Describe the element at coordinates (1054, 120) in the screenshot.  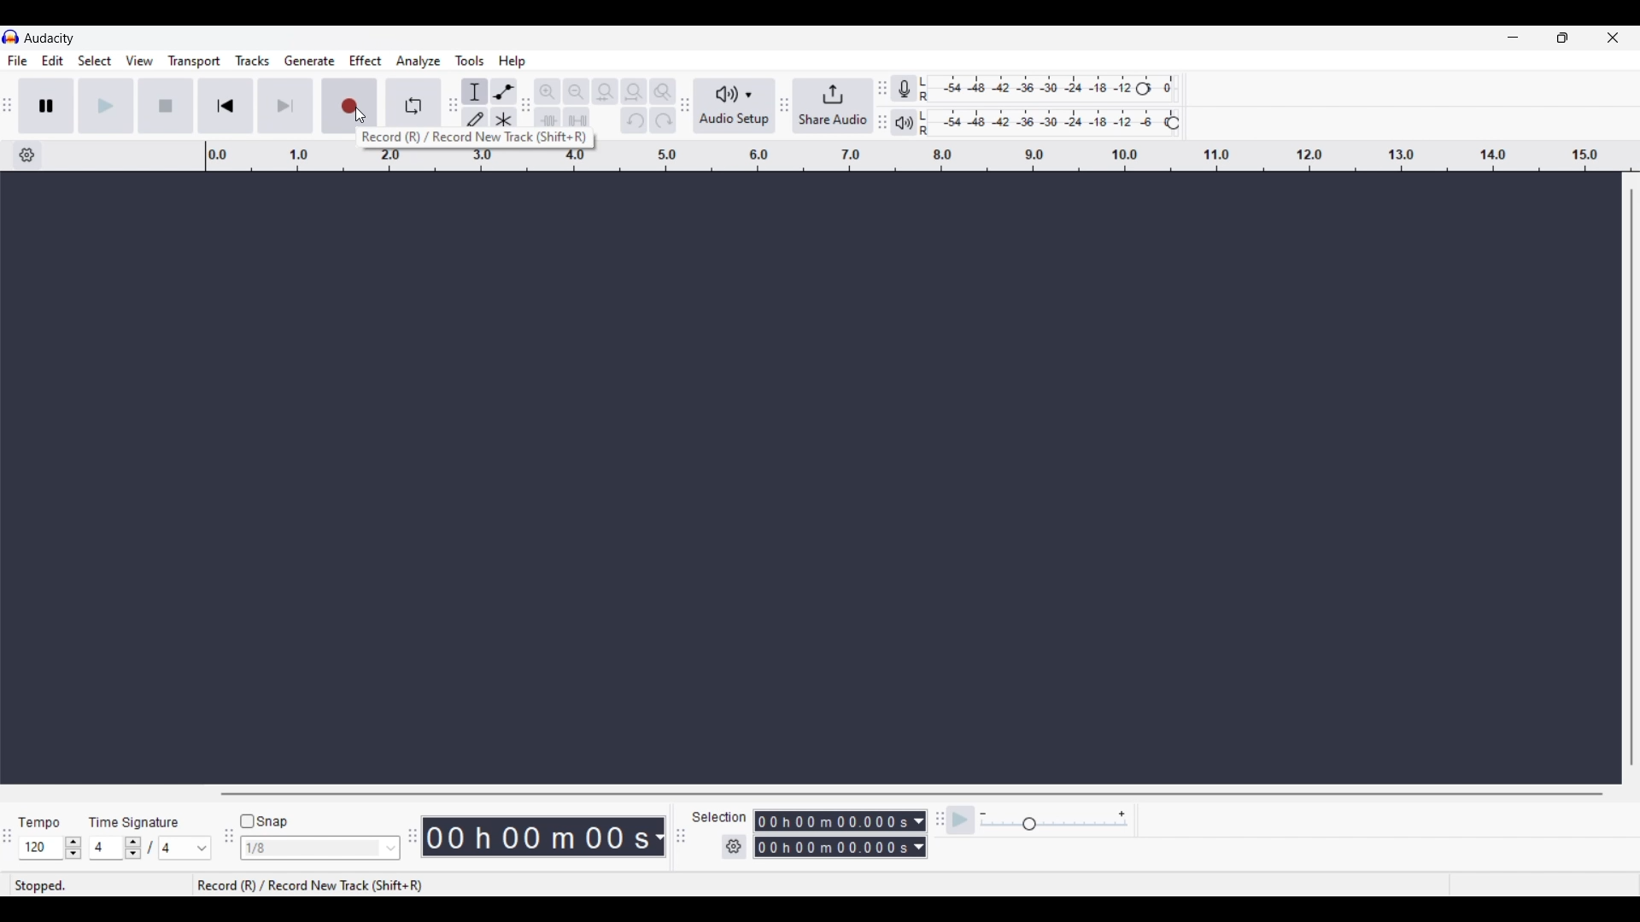
I see `Playback level` at that location.